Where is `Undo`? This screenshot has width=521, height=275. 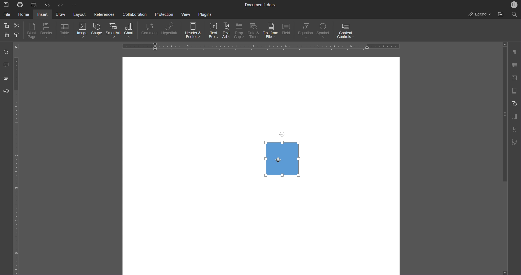 Undo is located at coordinates (48, 4).